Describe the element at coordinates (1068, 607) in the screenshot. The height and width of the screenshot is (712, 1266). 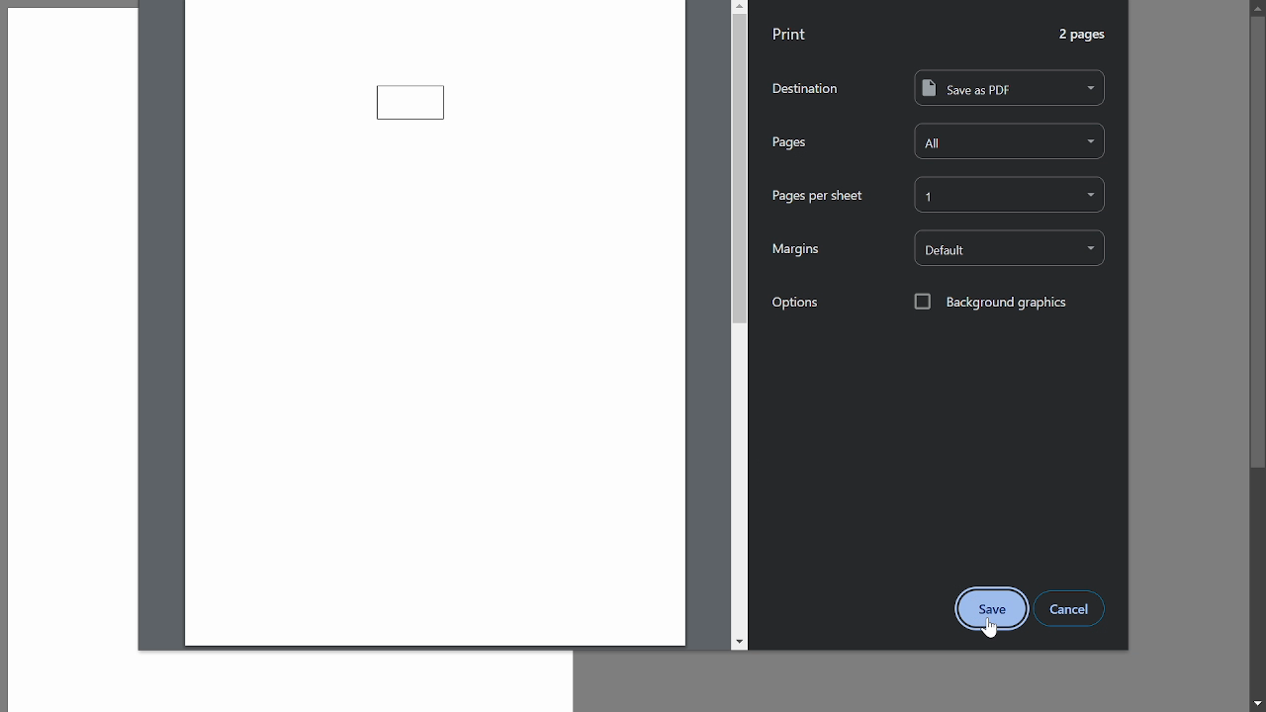
I see `cancel` at that location.